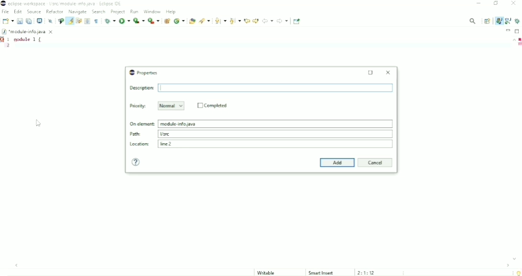 This screenshot has height=276, width=522. I want to click on Smart Insert, so click(321, 273).